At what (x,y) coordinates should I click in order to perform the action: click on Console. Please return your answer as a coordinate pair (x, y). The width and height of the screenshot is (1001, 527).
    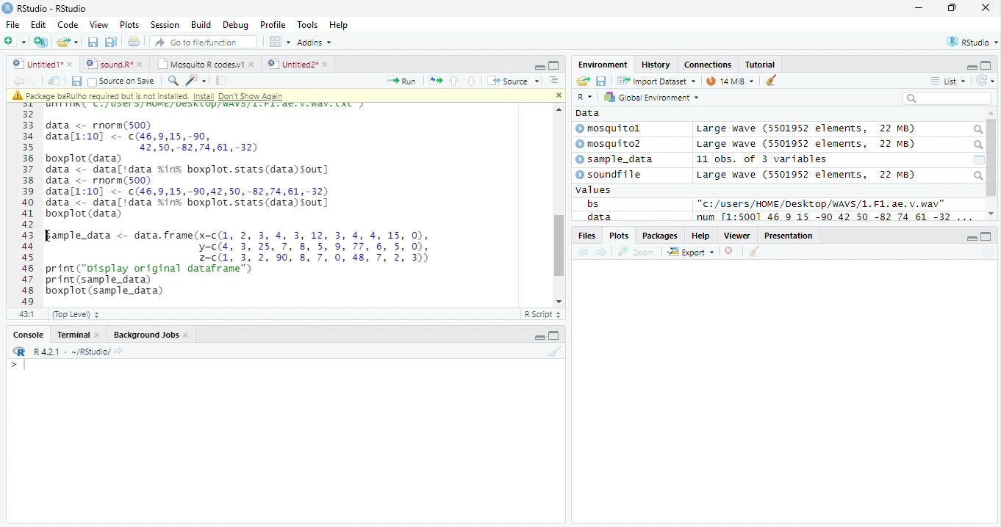
    Looking at the image, I should click on (26, 334).